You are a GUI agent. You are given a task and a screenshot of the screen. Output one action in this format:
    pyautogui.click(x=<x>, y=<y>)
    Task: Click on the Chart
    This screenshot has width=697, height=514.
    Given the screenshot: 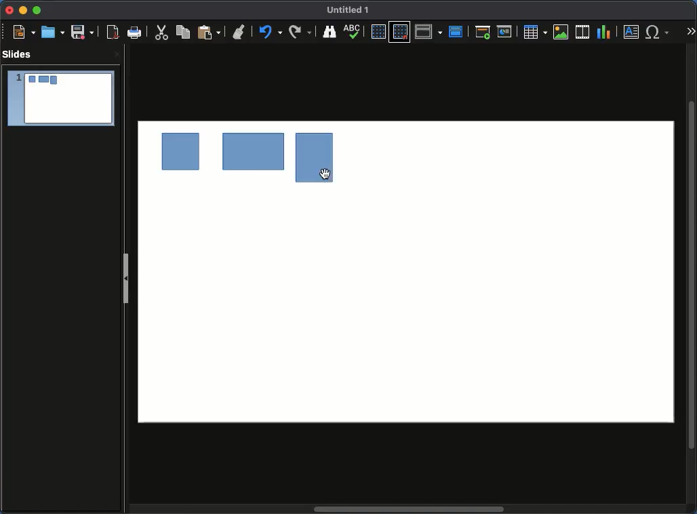 What is the action you would take?
    pyautogui.click(x=605, y=33)
    